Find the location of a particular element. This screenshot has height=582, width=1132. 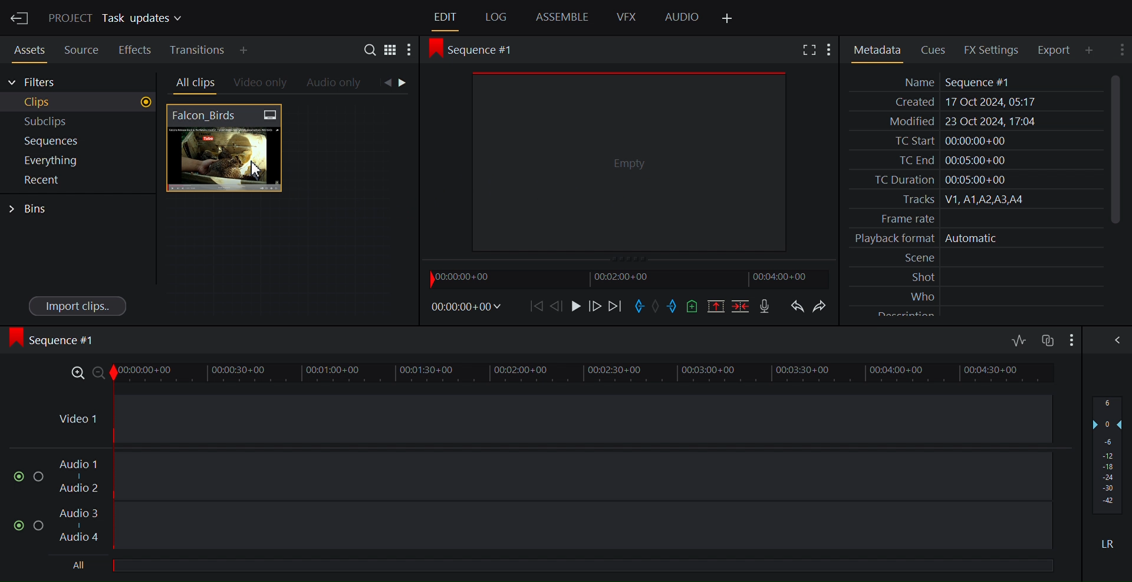

FX Settings is located at coordinates (993, 50).